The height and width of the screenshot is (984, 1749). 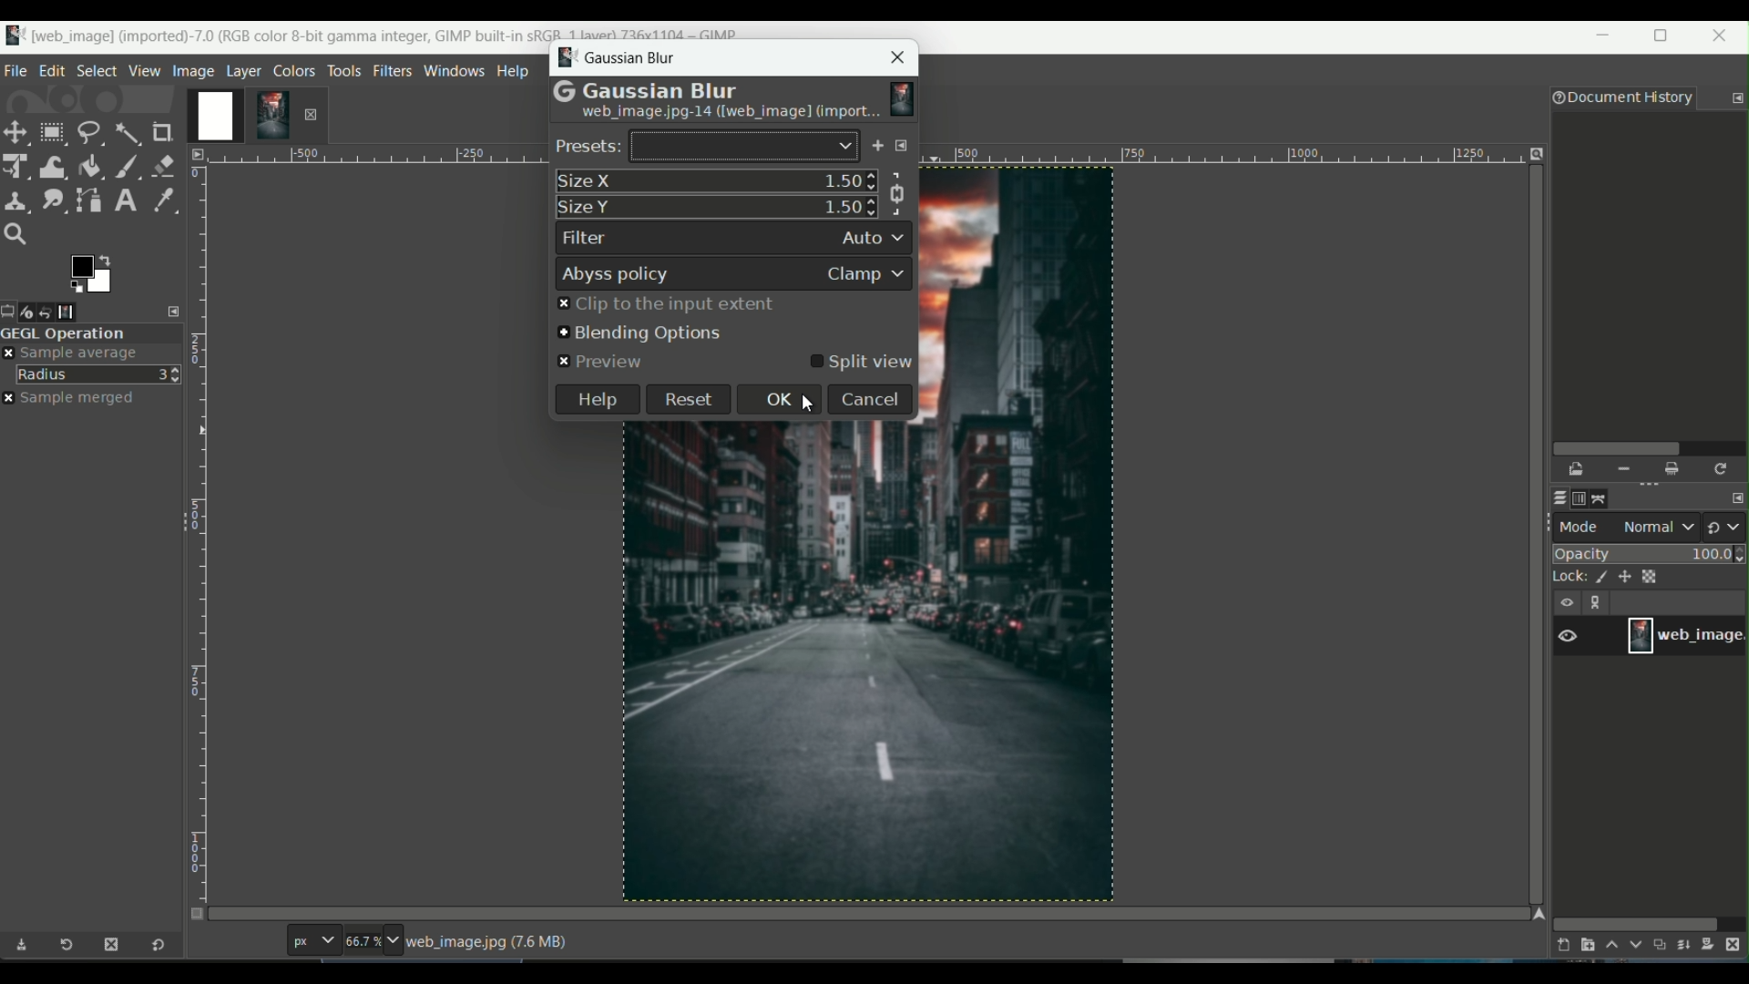 I want to click on image name, so click(x=1685, y=635).